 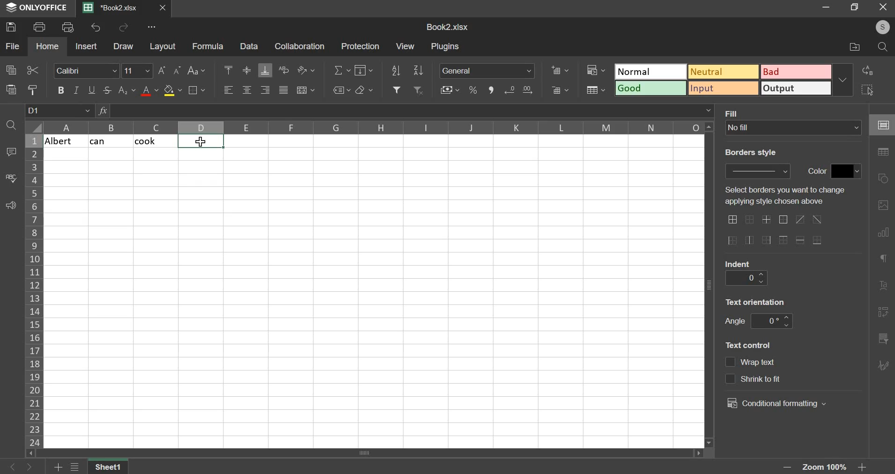 I want to click on border color, so click(x=846, y=171).